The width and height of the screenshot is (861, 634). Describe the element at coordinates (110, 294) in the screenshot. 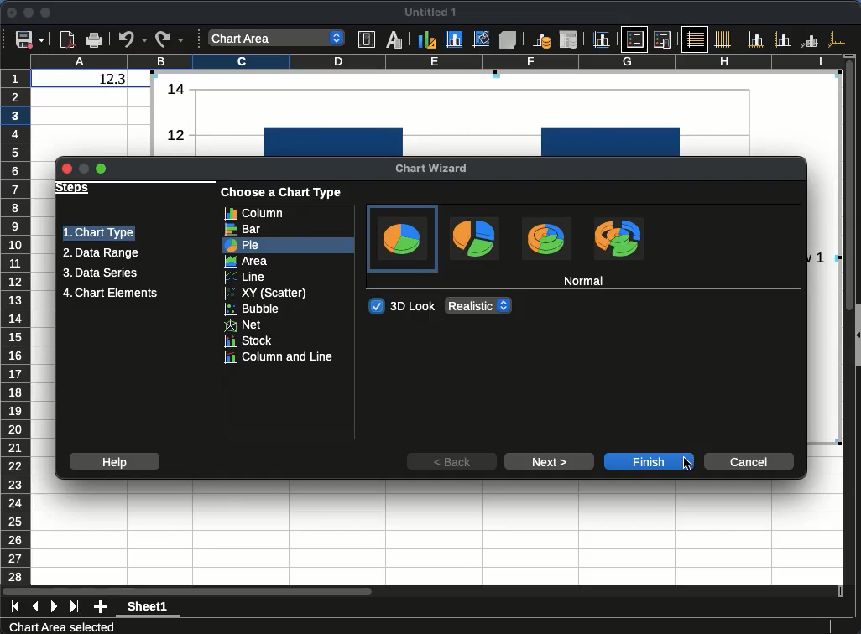

I see `chart elements` at that location.